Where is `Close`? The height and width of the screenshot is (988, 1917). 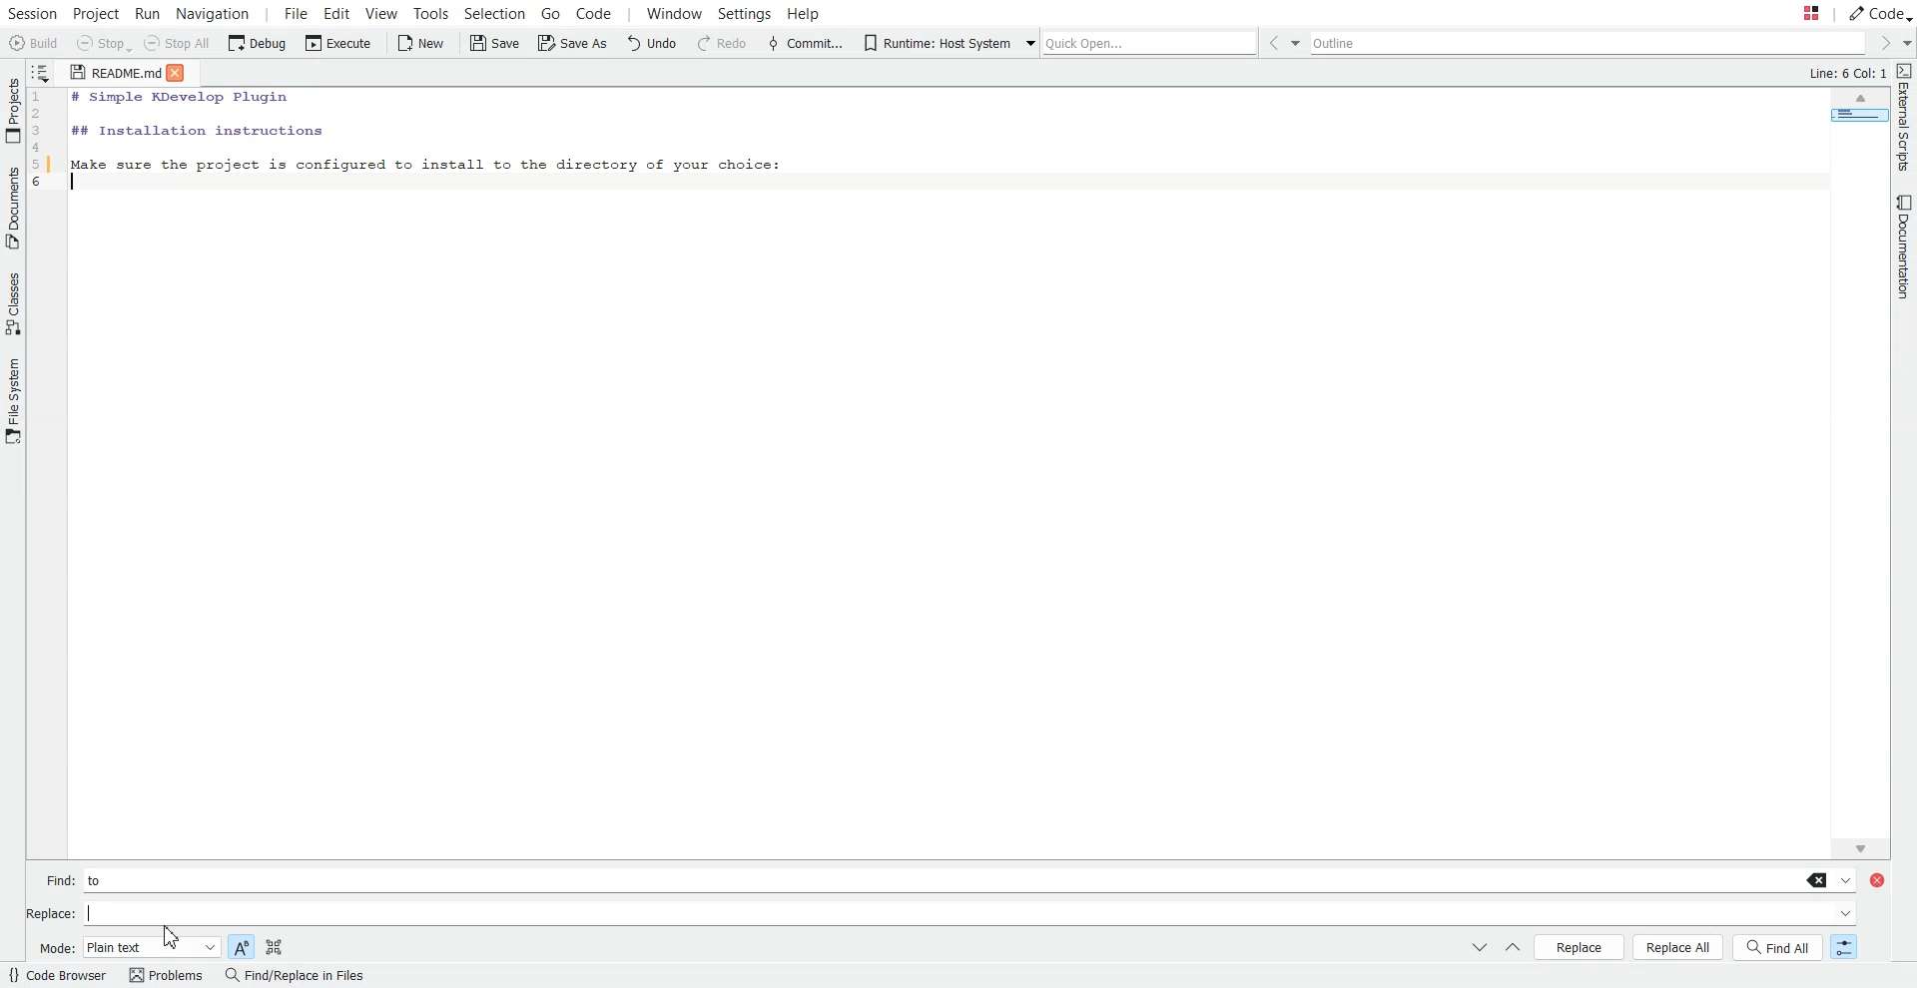 Close is located at coordinates (183, 72).